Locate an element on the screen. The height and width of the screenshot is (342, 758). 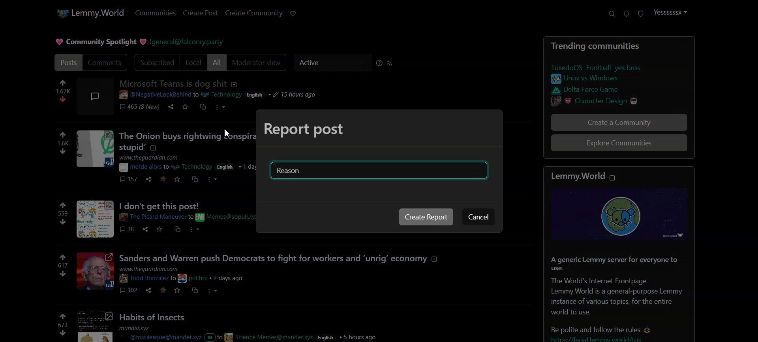
Sorting Help  is located at coordinates (379, 63).